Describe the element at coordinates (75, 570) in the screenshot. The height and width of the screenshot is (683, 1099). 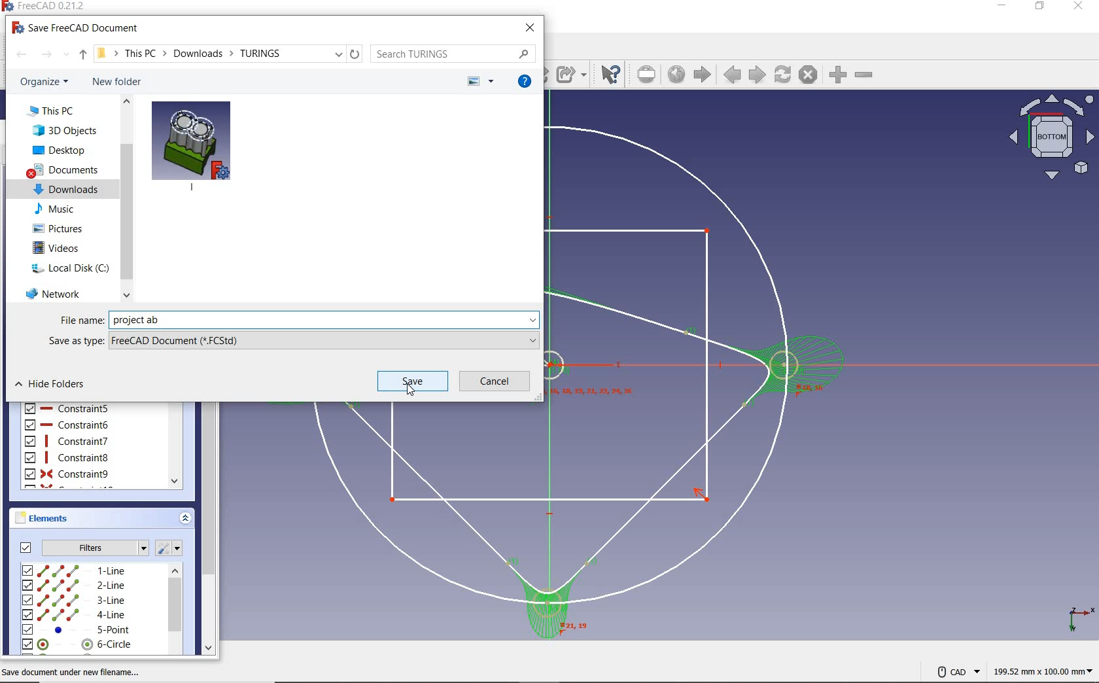
I see `1-line` at that location.